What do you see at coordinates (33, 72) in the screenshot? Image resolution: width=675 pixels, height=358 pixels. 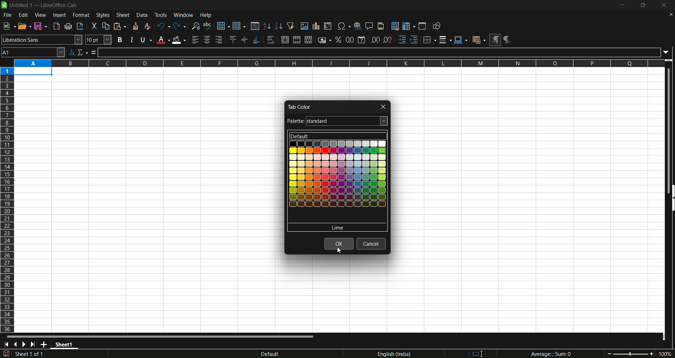 I see `selected cells` at bounding box center [33, 72].